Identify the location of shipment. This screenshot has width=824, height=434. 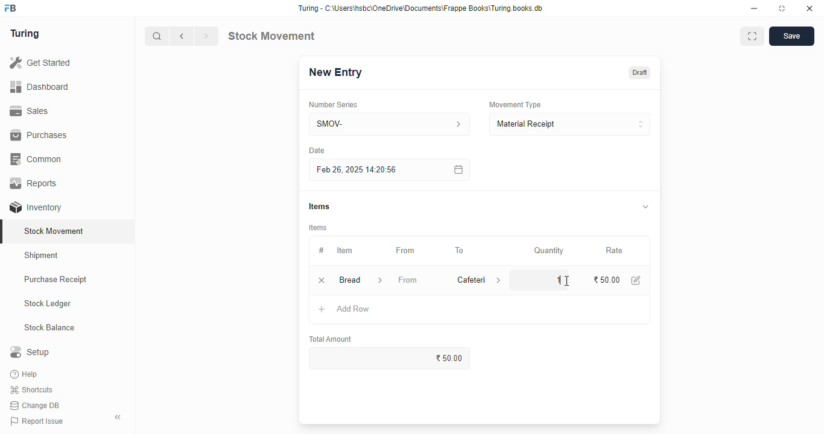
(42, 256).